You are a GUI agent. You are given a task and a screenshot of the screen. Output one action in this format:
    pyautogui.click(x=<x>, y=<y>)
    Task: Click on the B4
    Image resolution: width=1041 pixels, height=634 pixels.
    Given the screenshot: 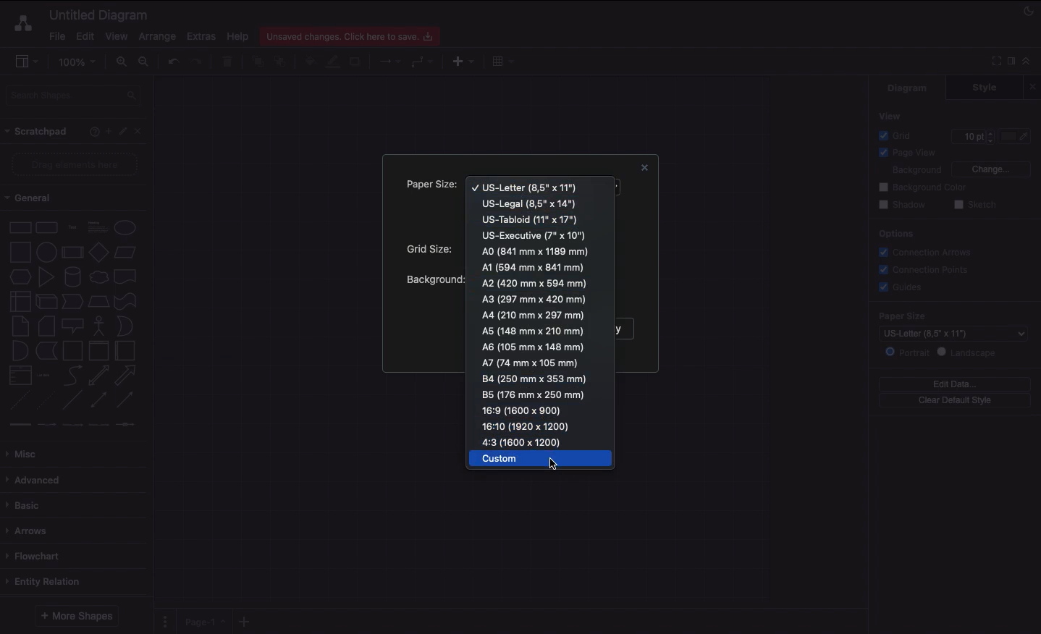 What is the action you would take?
    pyautogui.click(x=536, y=379)
    